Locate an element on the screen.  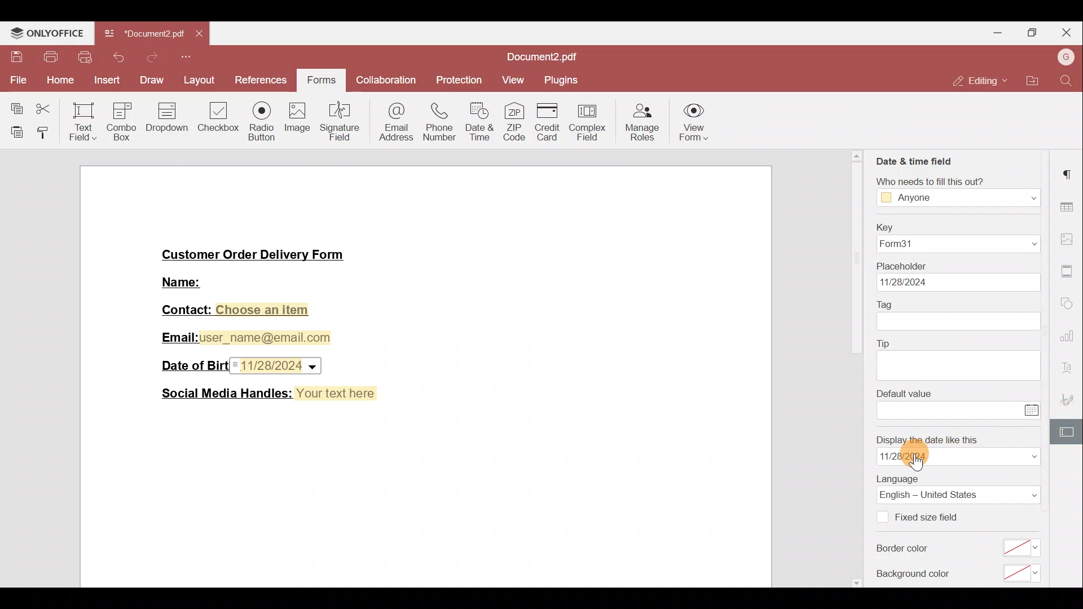
Display the date like this is located at coordinates (928, 439).